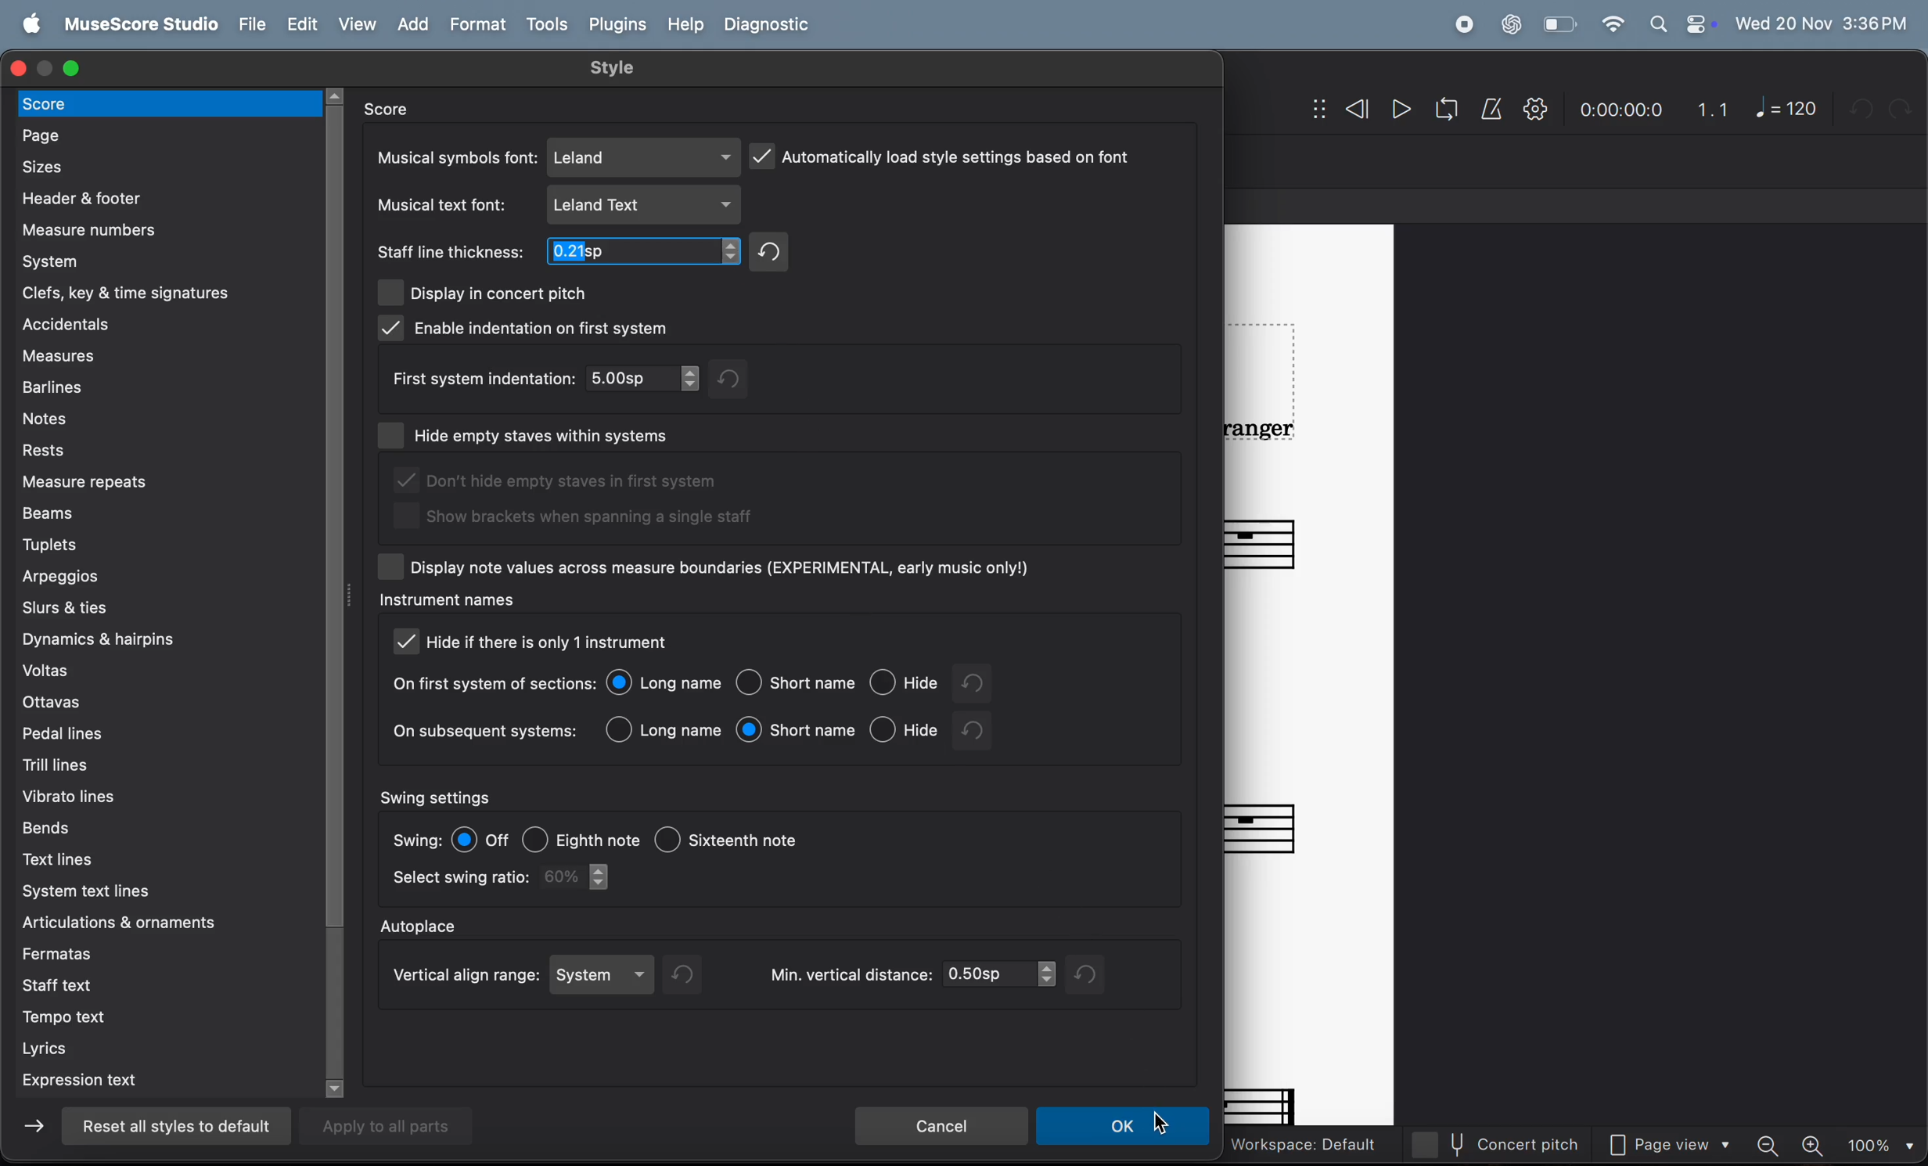 This screenshot has height=1166, width=1928. What do you see at coordinates (909, 974) in the screenshot?
I see `min vertical distance` at bounding box center [909, 974].